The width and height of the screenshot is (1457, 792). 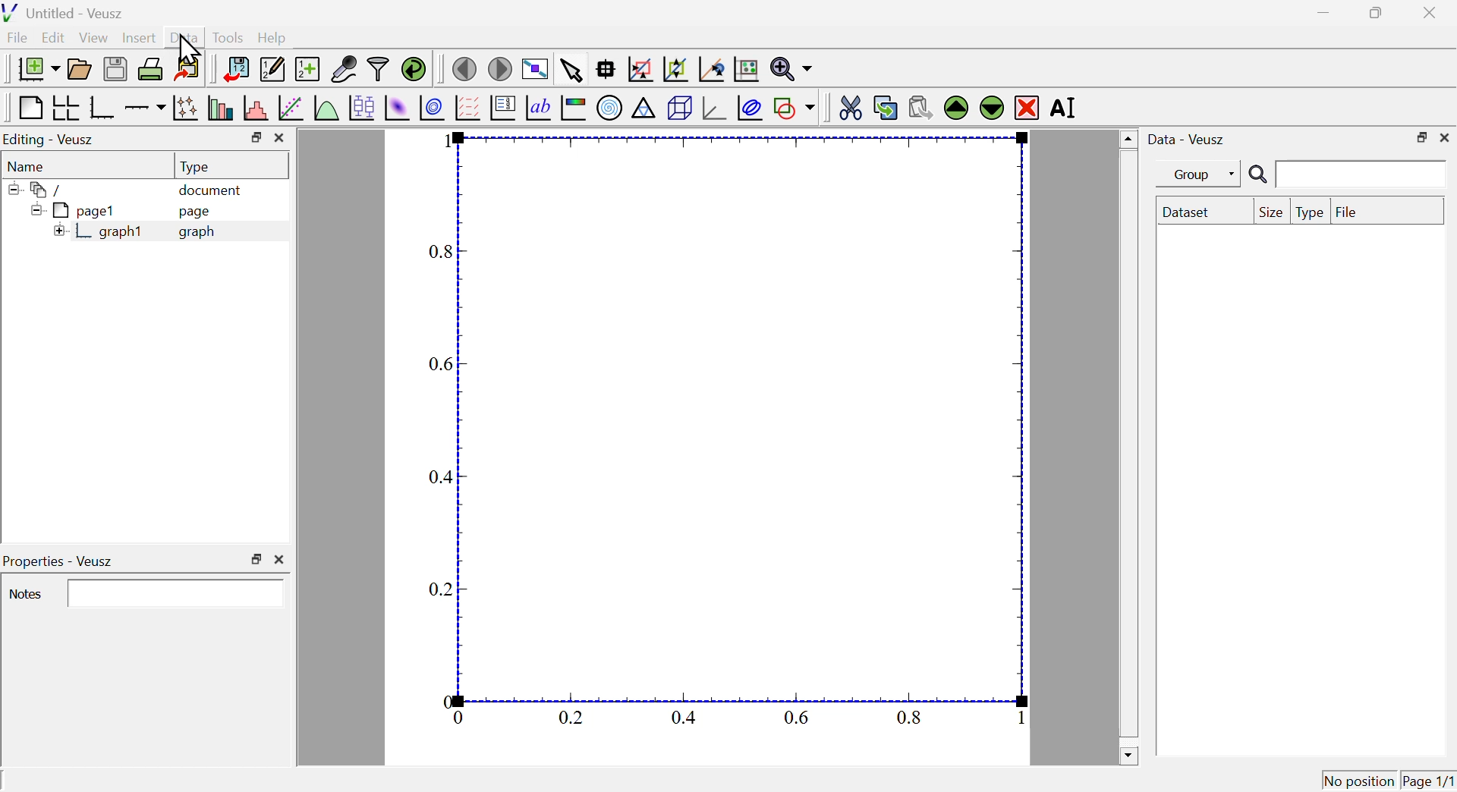 I want to click on maximize, so click(x=1372, y=14).